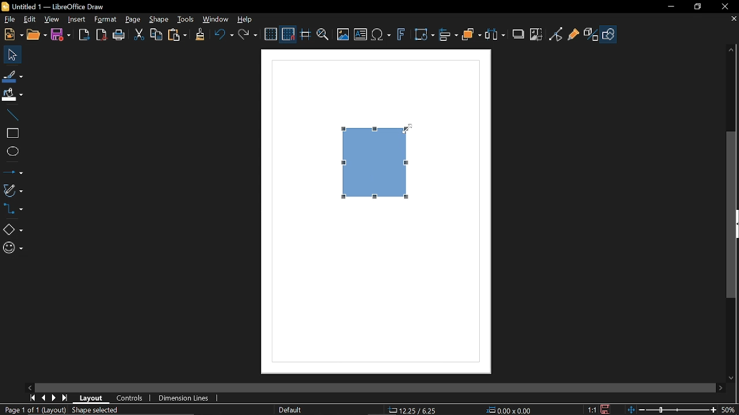 The image size is (739, 415). I want to click on Arrow, so click(13, 171).